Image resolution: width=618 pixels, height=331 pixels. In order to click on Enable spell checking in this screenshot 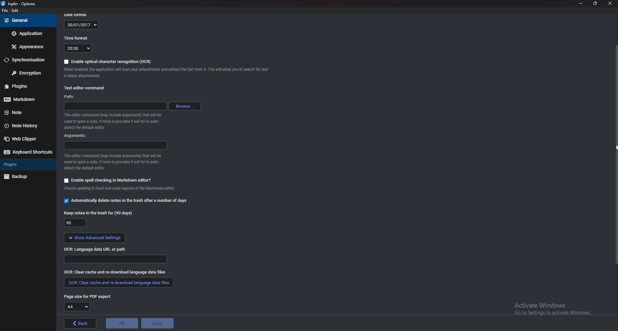, I will do `click(108, 180)`.